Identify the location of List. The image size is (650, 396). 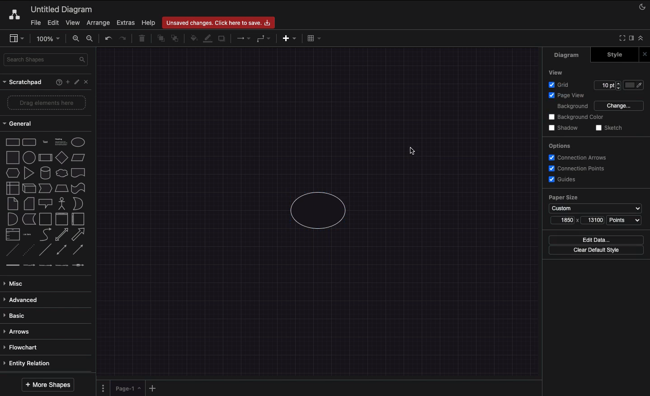
(12, 235).